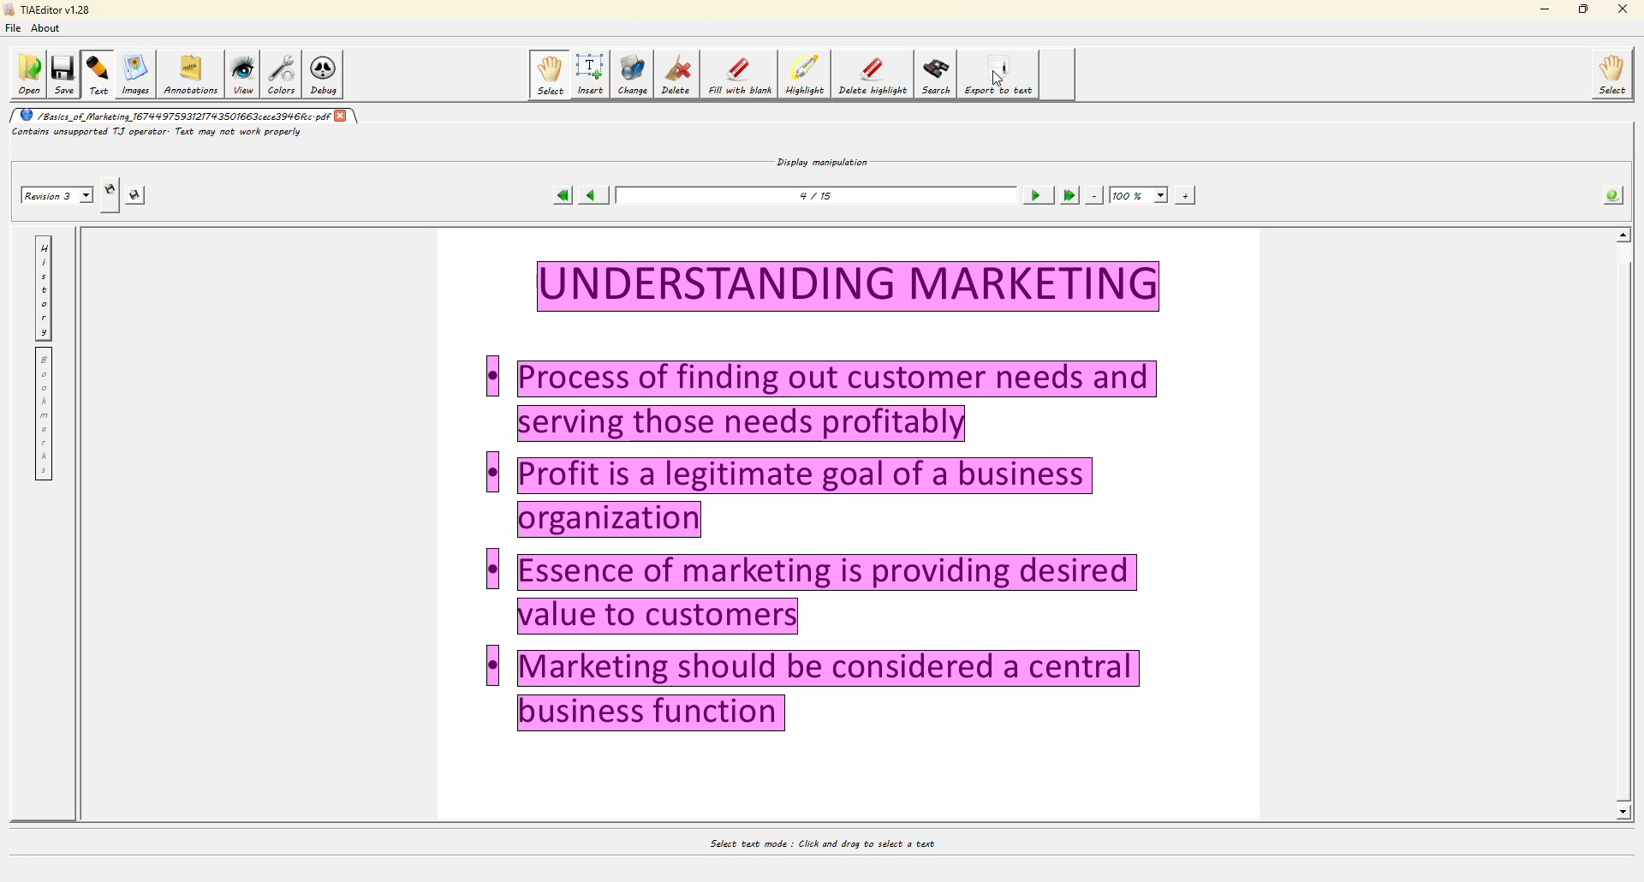 Image resolution: width=1644 pixels, height=882 pixels. What do you see at coordinates (1621, 530) in the screenshot?
I see `` at bounding box center [1621, 530].